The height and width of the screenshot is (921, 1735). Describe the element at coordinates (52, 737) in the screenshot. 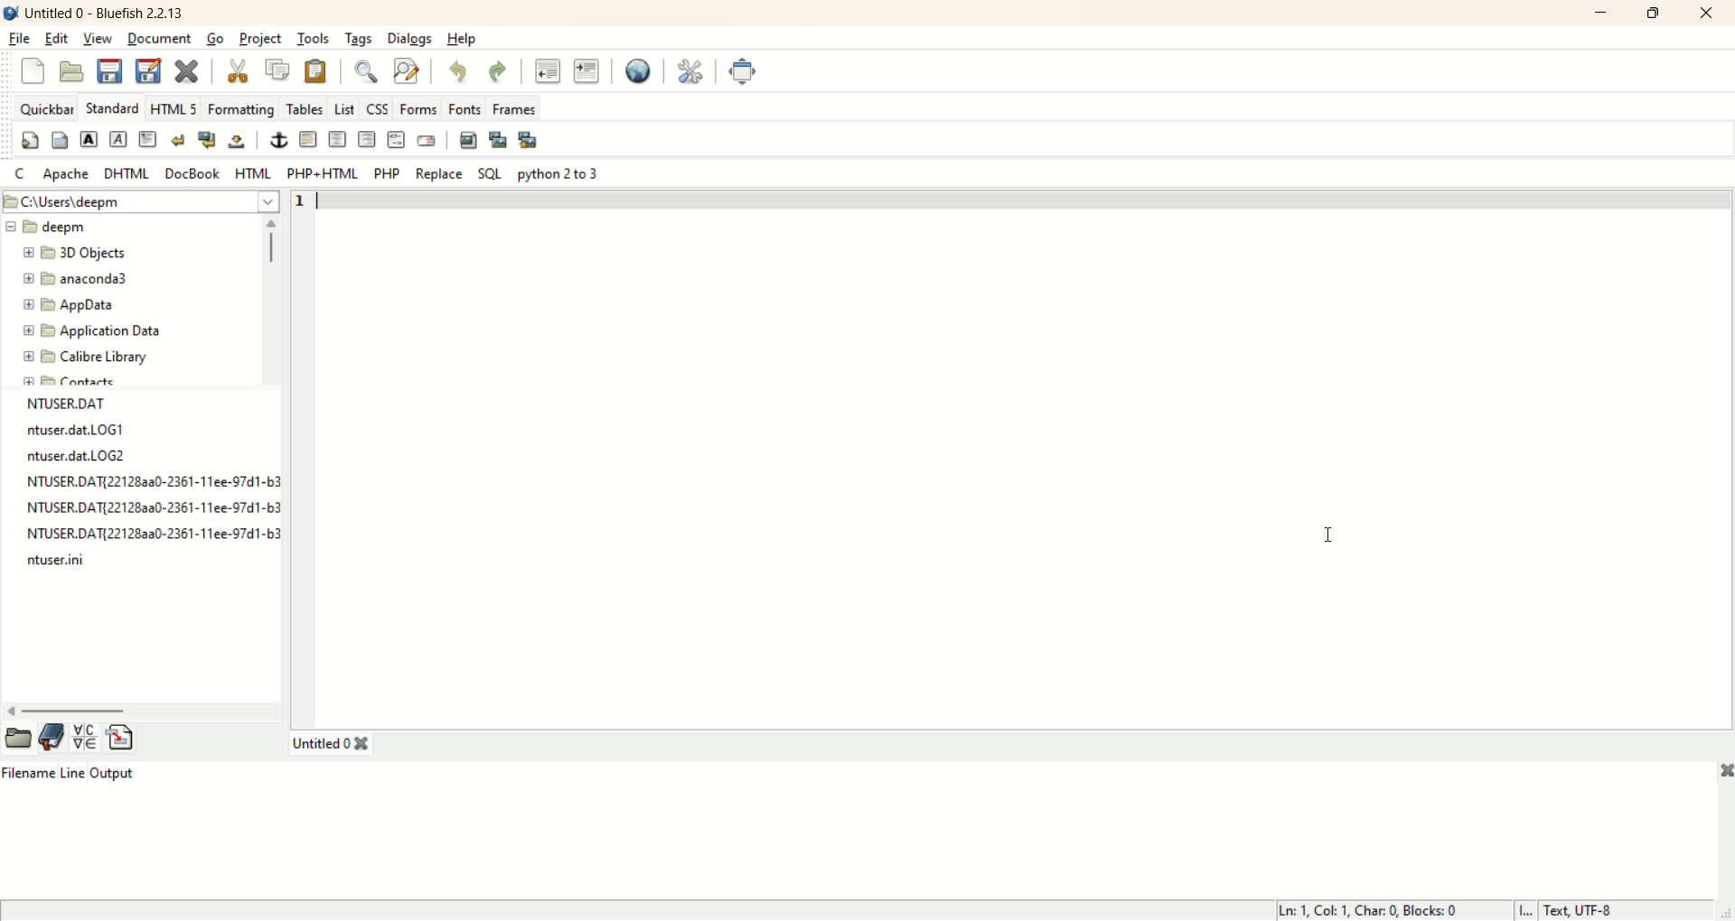

I see `documentation` at that location.